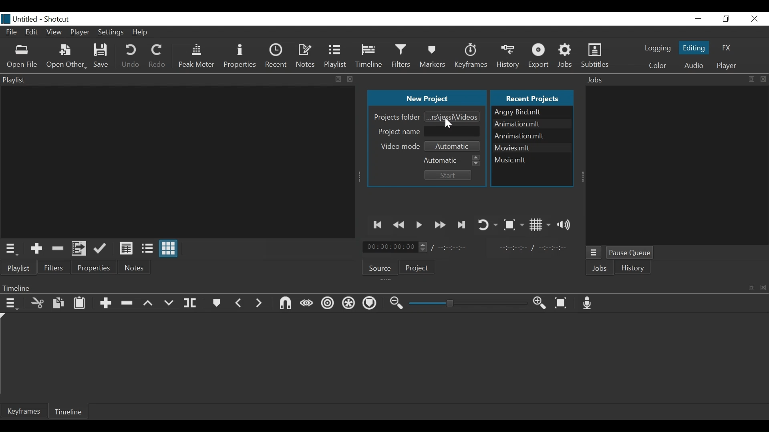 The width and height of the screenshot is (769, 432). Describe the element at coordinates (397, 304) in the screenshot. I see `Zoom timeline out` at that location.